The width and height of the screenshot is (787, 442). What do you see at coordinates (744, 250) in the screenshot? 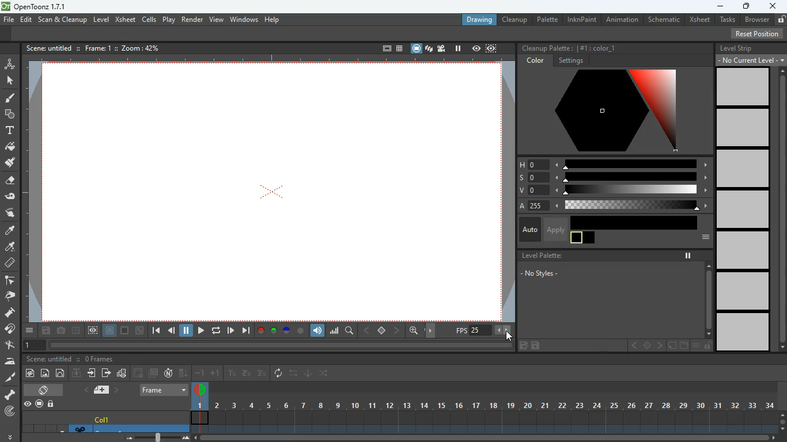
I see `level` at bounding box center [744, 250].